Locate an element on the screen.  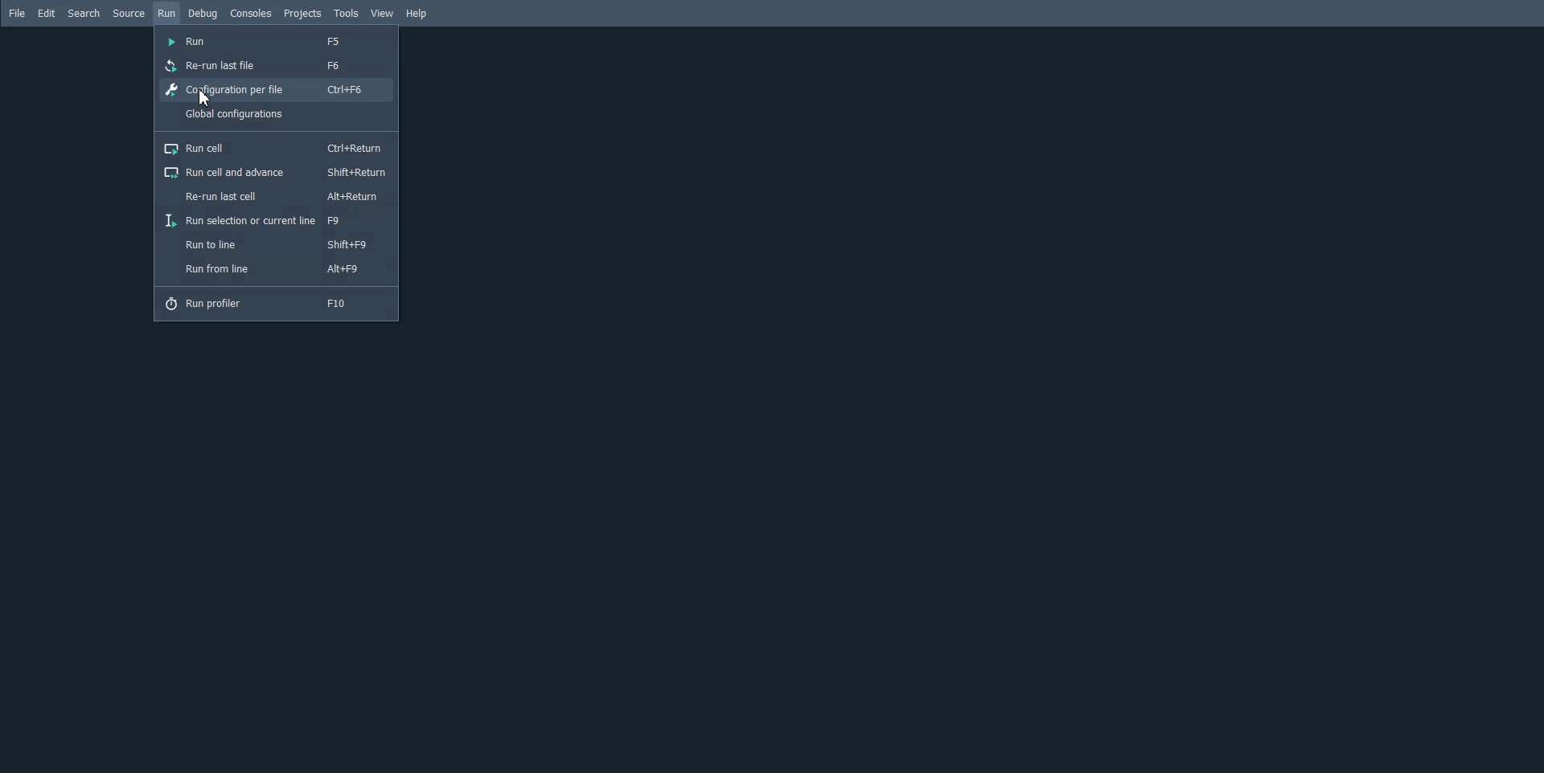
Run Cell is located at coordinates (275, 148).